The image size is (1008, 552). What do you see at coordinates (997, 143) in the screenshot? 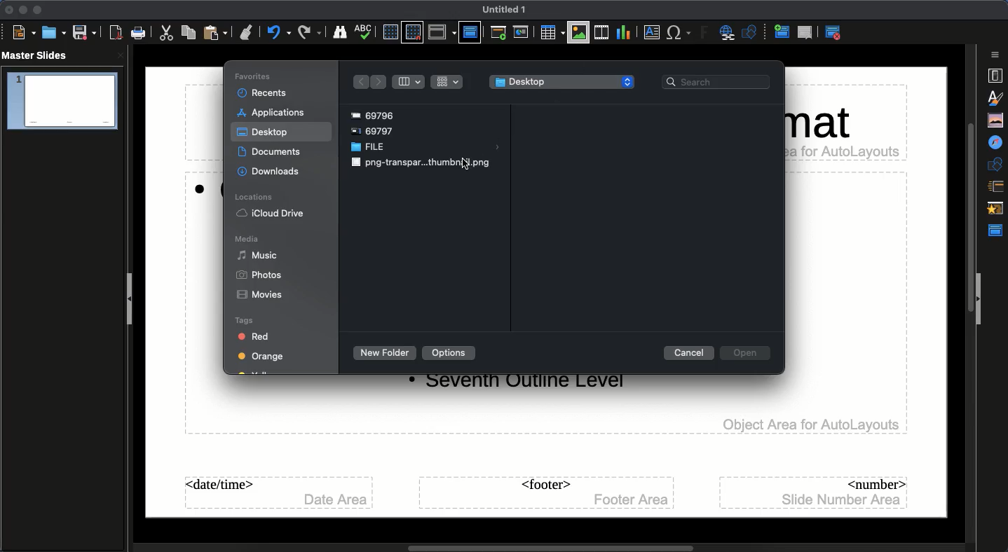
I see `Navigator` at bounding box center [997, 143].